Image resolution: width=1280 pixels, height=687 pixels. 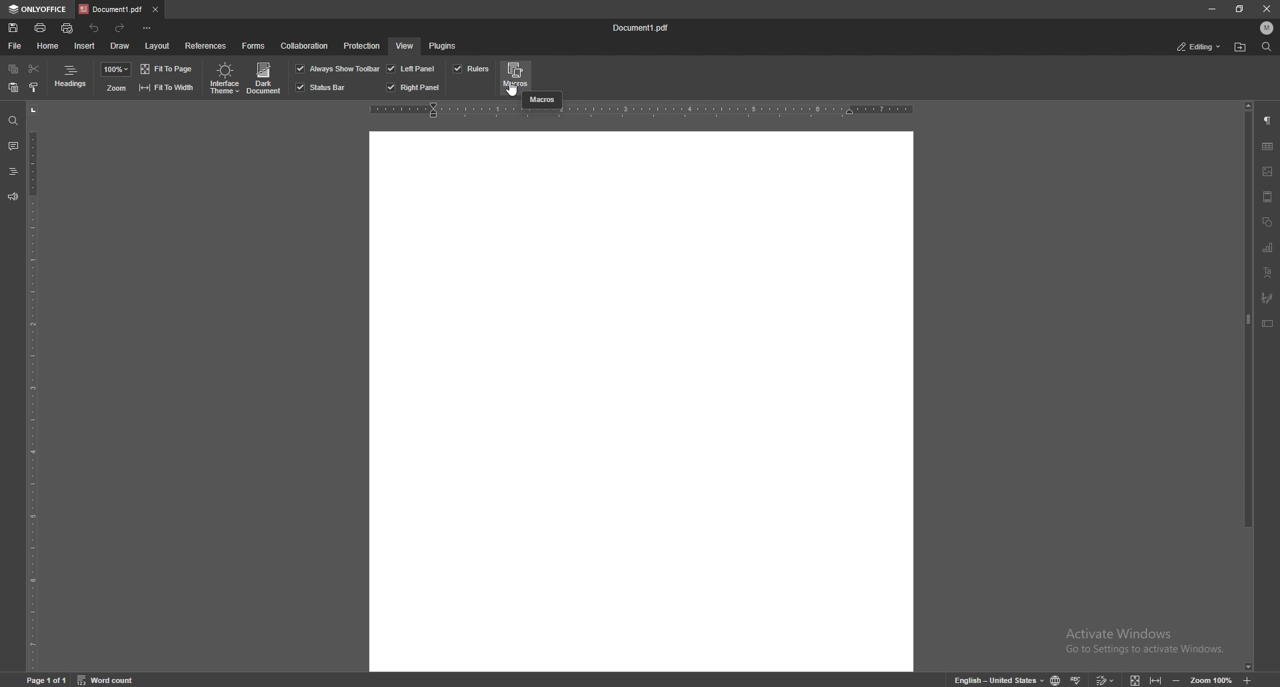 I want to click on vertical scale, so click(x=33, y=386).